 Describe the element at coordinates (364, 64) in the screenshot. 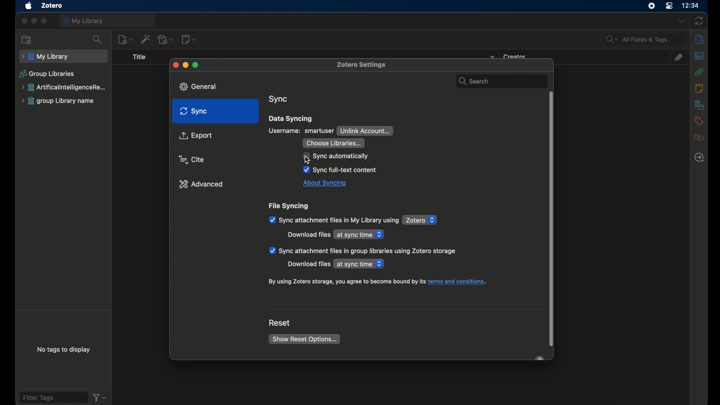

I see `zotero settings` at that location.